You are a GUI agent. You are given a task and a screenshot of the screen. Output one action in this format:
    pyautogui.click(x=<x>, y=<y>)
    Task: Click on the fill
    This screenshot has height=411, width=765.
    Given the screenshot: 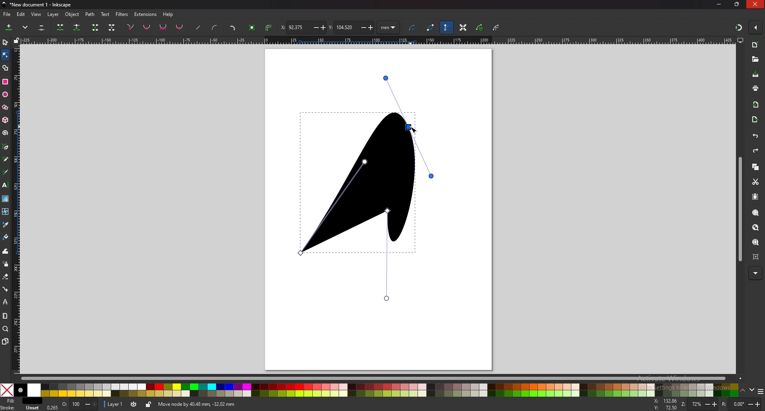 What is the action you would take?
    pyautogui.click(x=20, y=401)
    